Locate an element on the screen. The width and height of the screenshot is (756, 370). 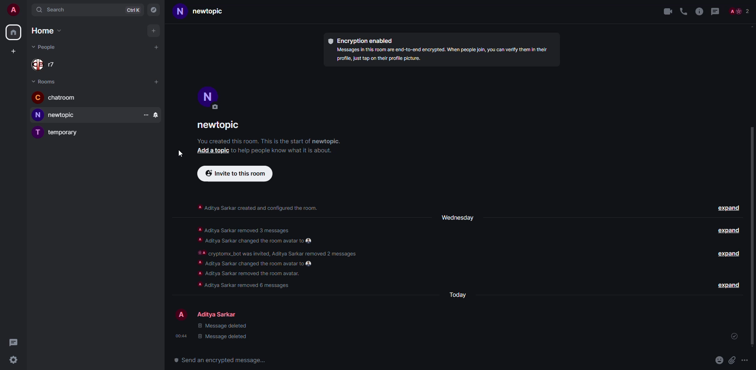
add is located at coordinates (213, 150).